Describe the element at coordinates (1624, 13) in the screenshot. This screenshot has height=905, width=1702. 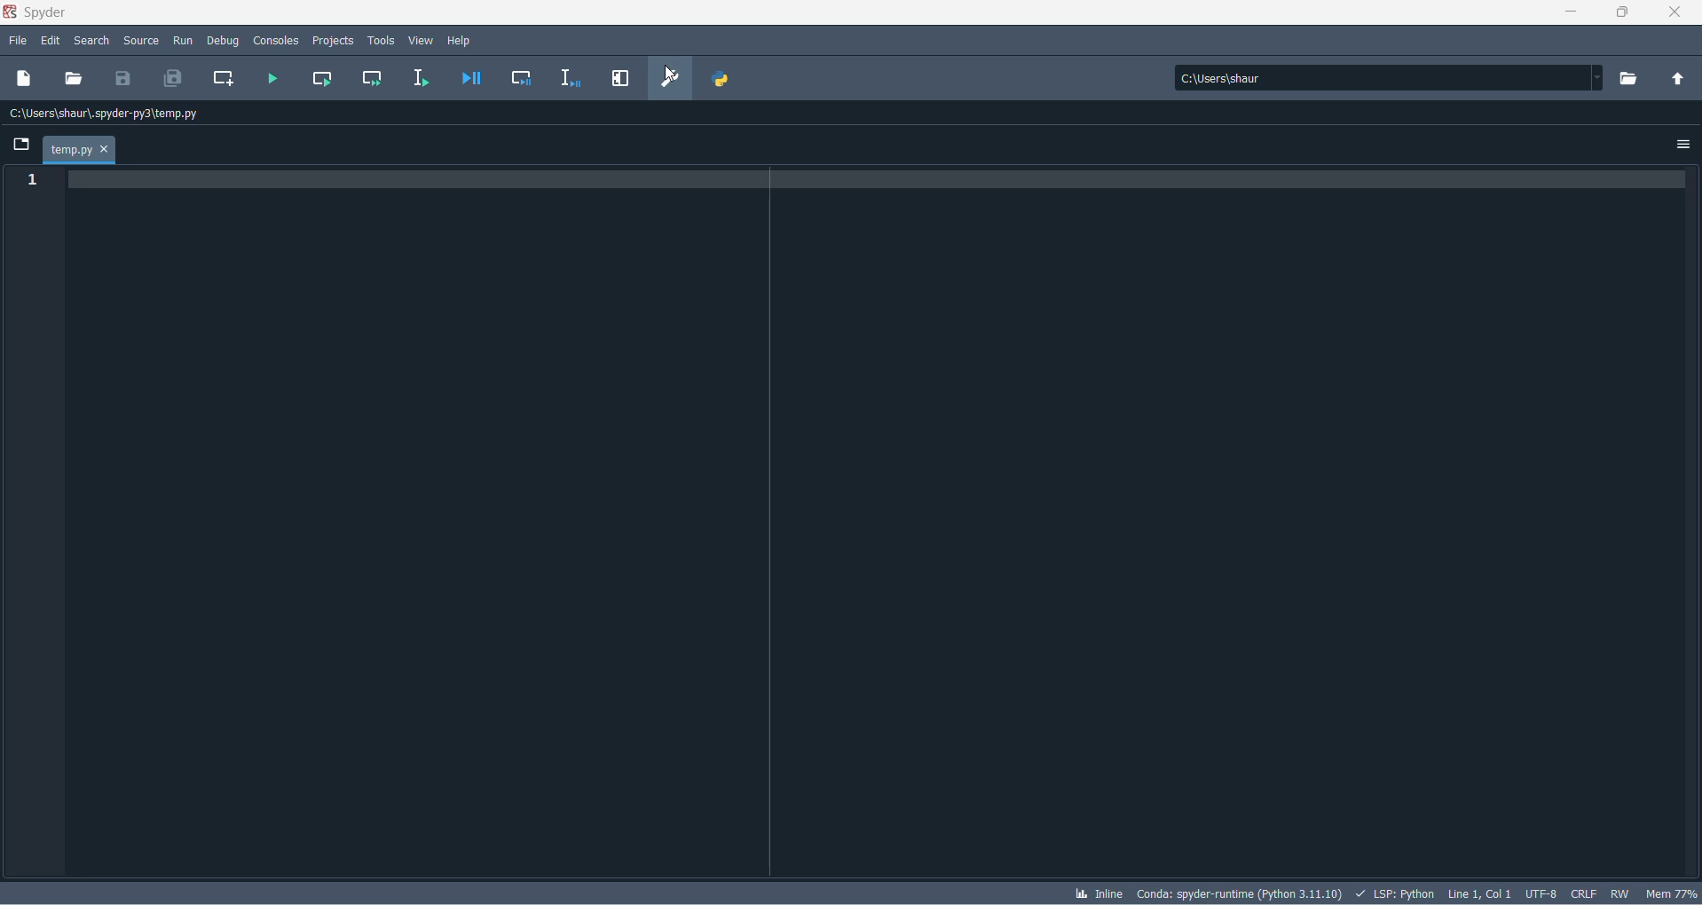
I see `maximize` at that location.